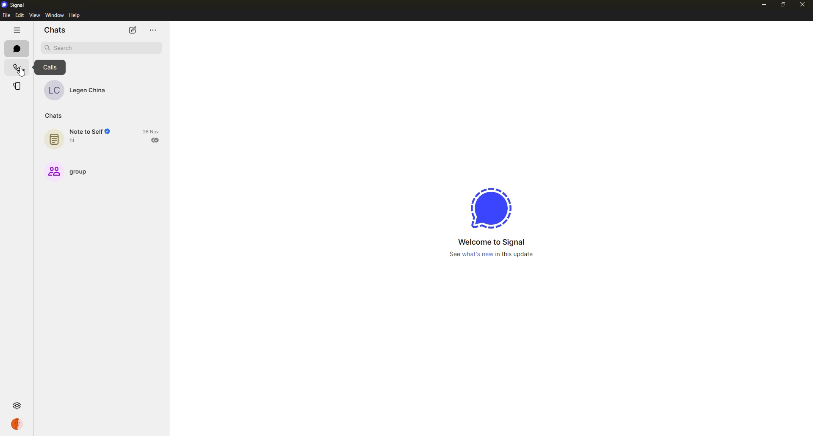 The image size is (813, 436). What do you see at coordinates (76, 15) in the screenshot?
I see `help` at bounding box center [76, 15].